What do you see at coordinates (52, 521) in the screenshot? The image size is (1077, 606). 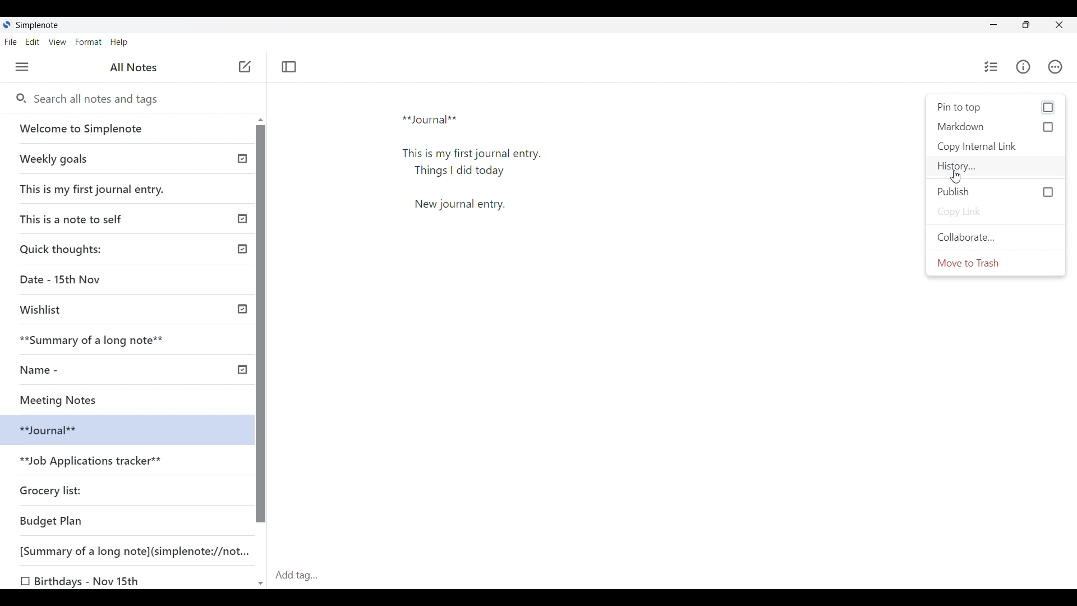 I see `Budget Plan` at bounding box center [52, 521].